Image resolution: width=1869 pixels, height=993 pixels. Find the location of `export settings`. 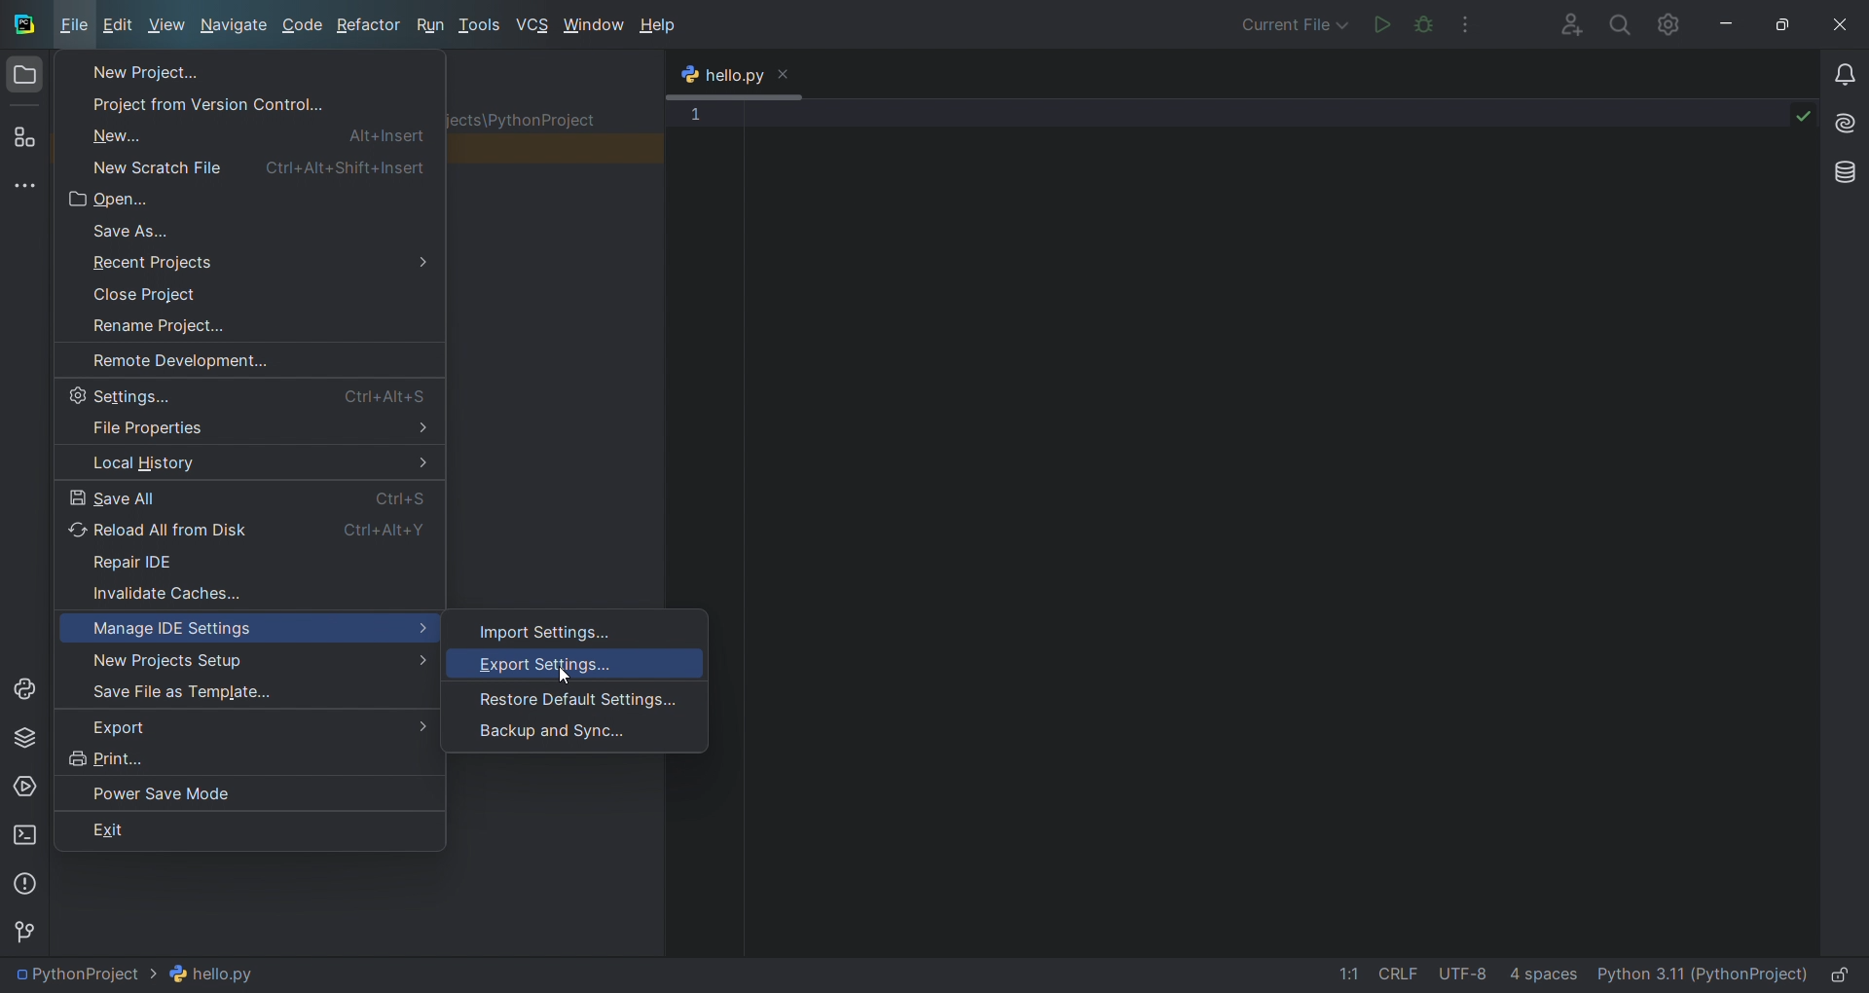

export settings is located at coordinates (556, 664).